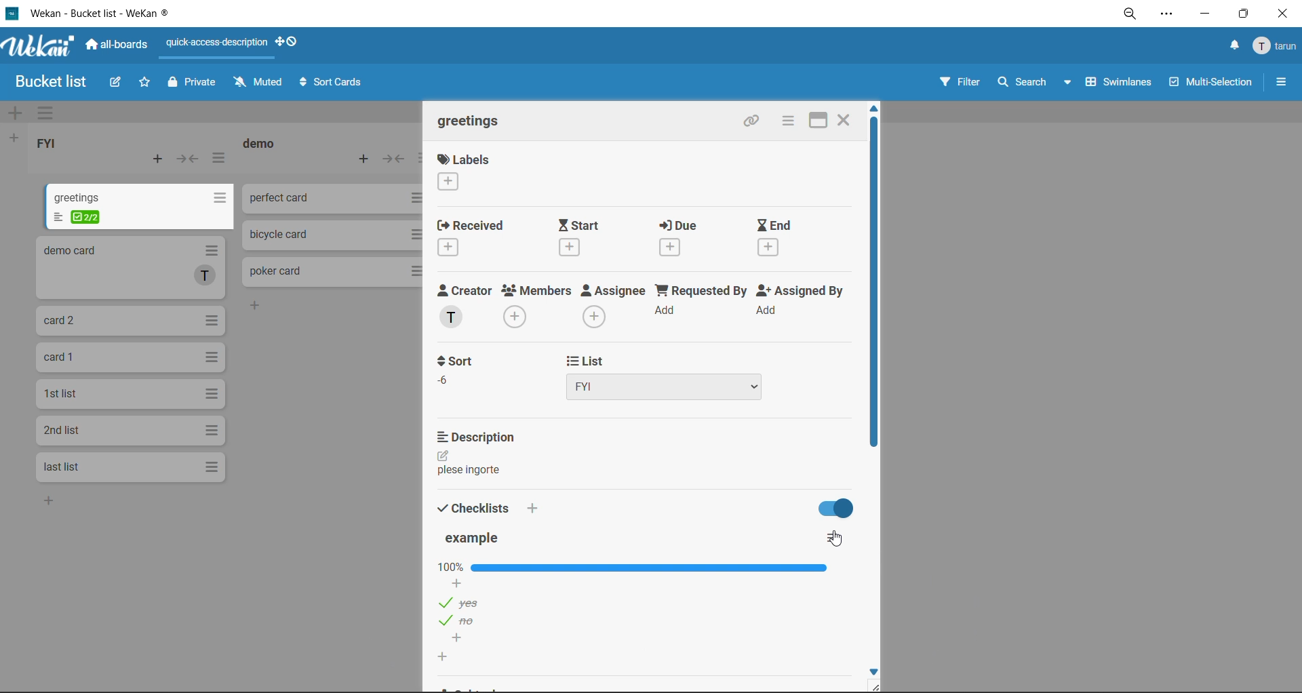 The image size is (1302, 693). Describe the element at coordinates (41, 49) in the screenshot. I see `app logo` at that location.